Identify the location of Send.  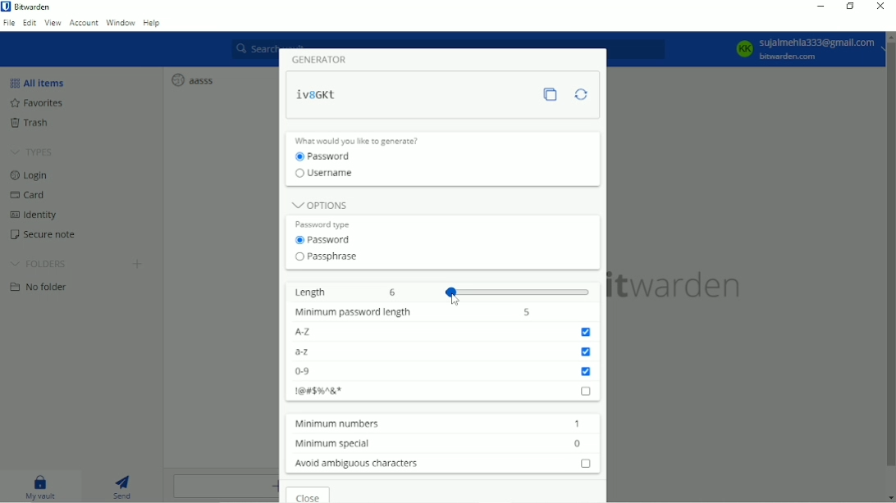
(125, 486).